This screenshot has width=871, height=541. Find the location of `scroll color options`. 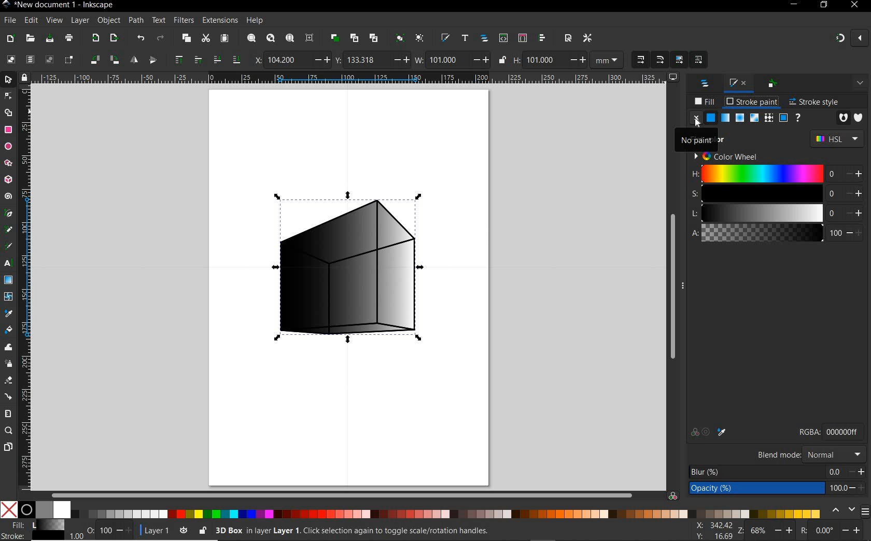

scroll color options is located at coordinates (842, 511).